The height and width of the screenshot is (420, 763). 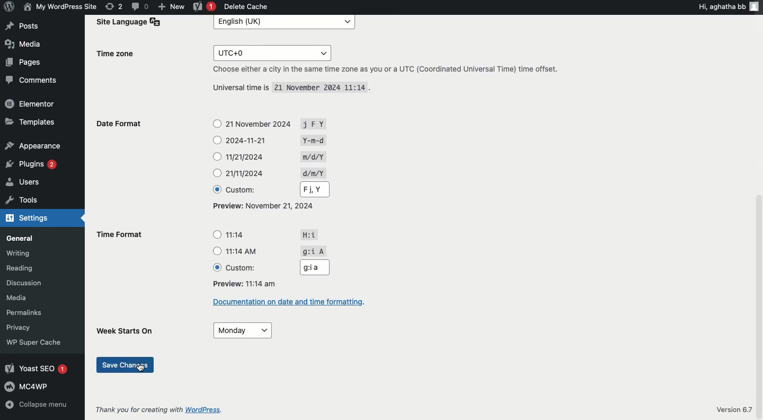 What do you see at coordinates (25, 313) in the screenshot?
I see `Permalinks` at bounding box center [25, 313].